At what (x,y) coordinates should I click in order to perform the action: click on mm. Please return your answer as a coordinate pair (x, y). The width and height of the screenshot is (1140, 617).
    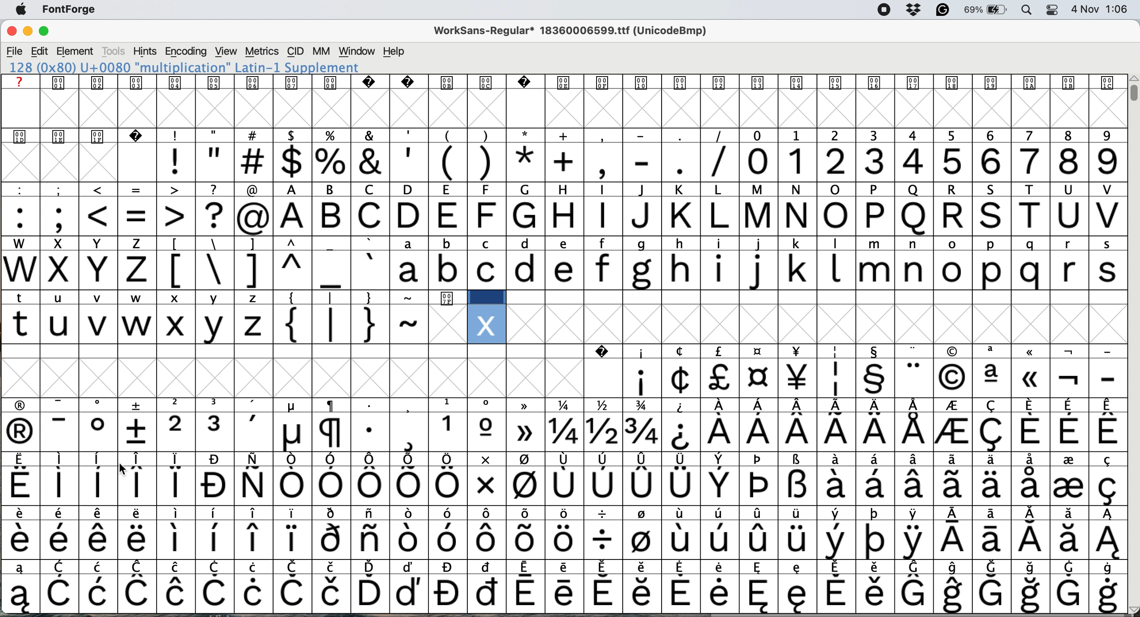
    Looking at the image, I should click on (320, 51).